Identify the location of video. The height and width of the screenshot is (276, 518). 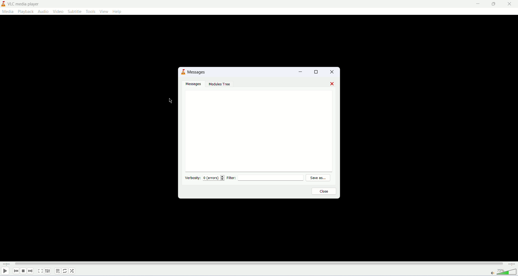
(58, 11).